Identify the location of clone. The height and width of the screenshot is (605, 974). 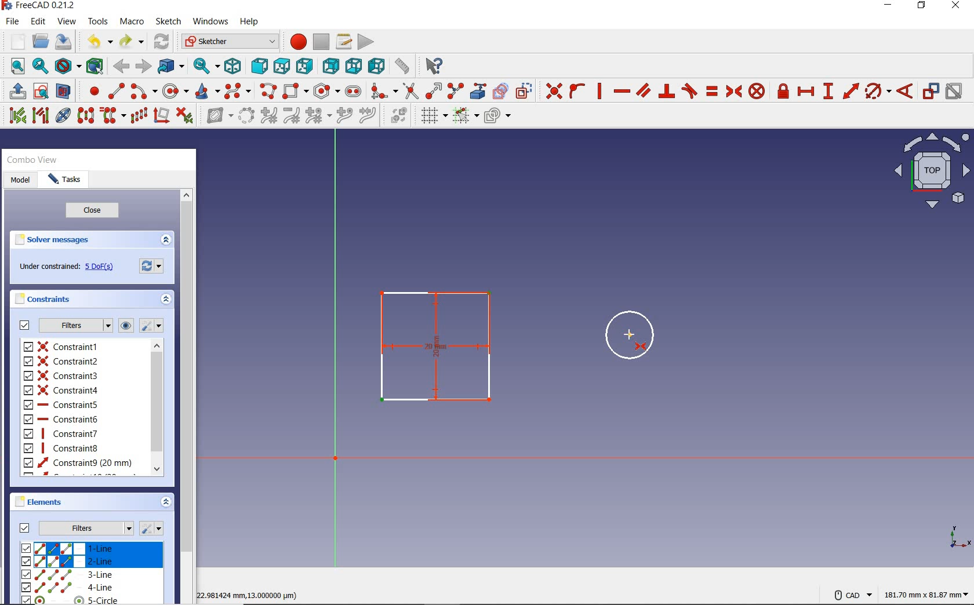
(112, 116).